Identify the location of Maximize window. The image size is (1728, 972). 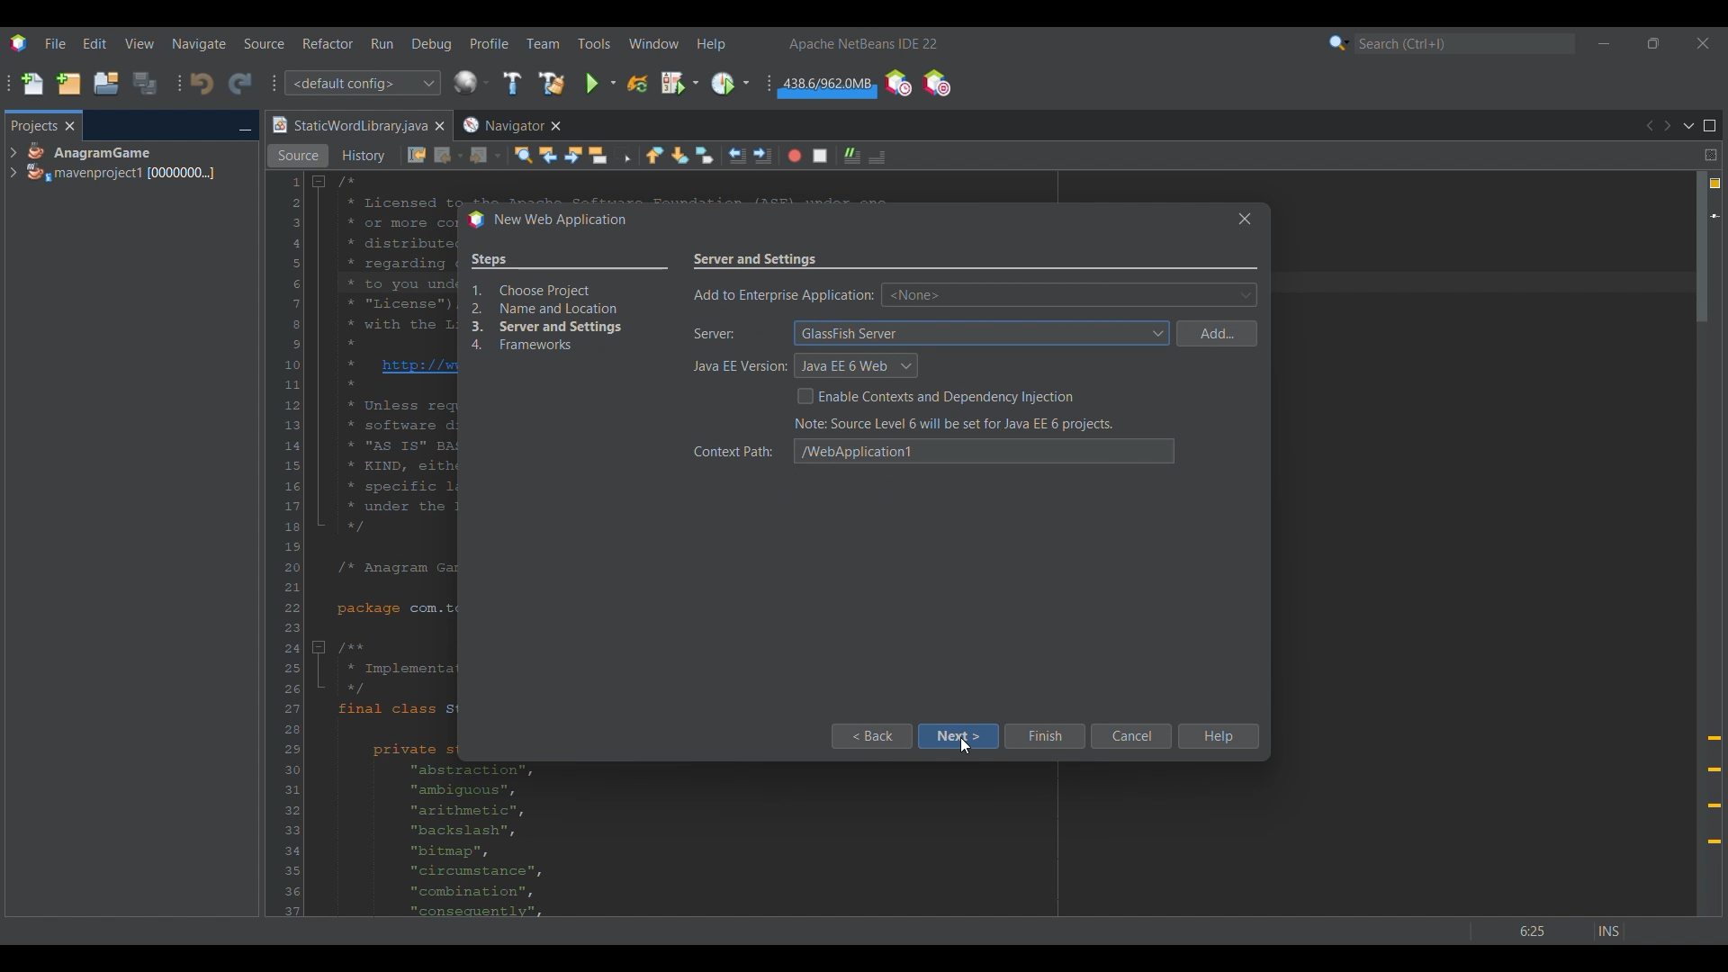
(1710, 126).